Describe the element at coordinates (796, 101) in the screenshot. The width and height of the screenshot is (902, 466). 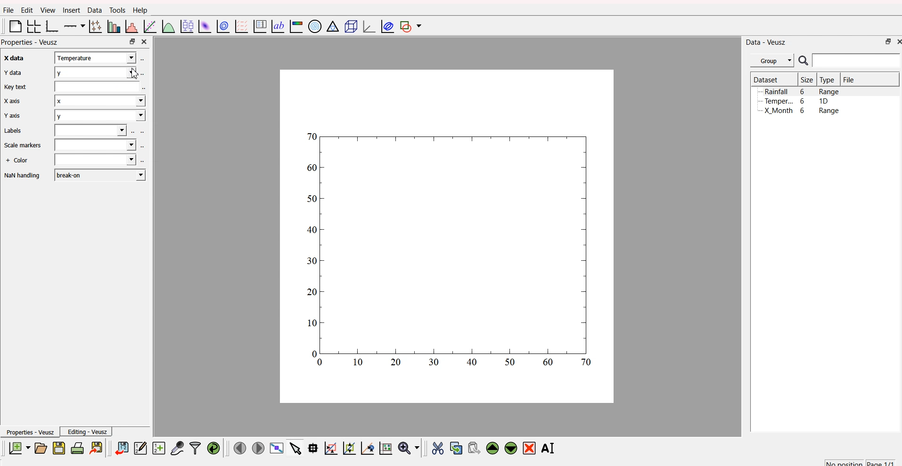
I see `Temper... 6 1D` at that location.